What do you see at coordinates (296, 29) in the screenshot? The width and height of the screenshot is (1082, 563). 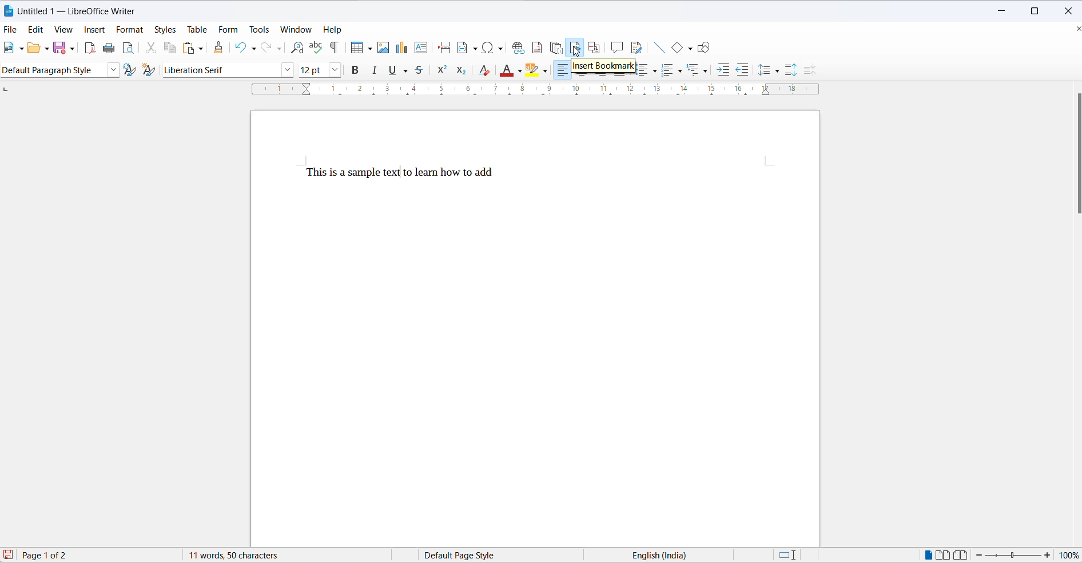 I see `window` at bounding box center [296, 29].